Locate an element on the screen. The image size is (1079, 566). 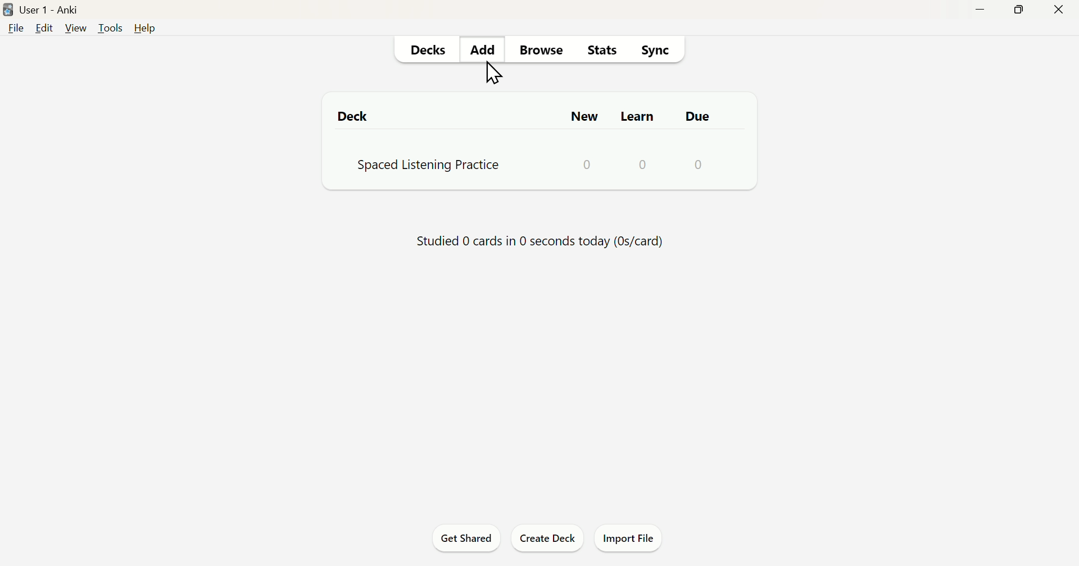
Tools is located at coordinates (109, 29).